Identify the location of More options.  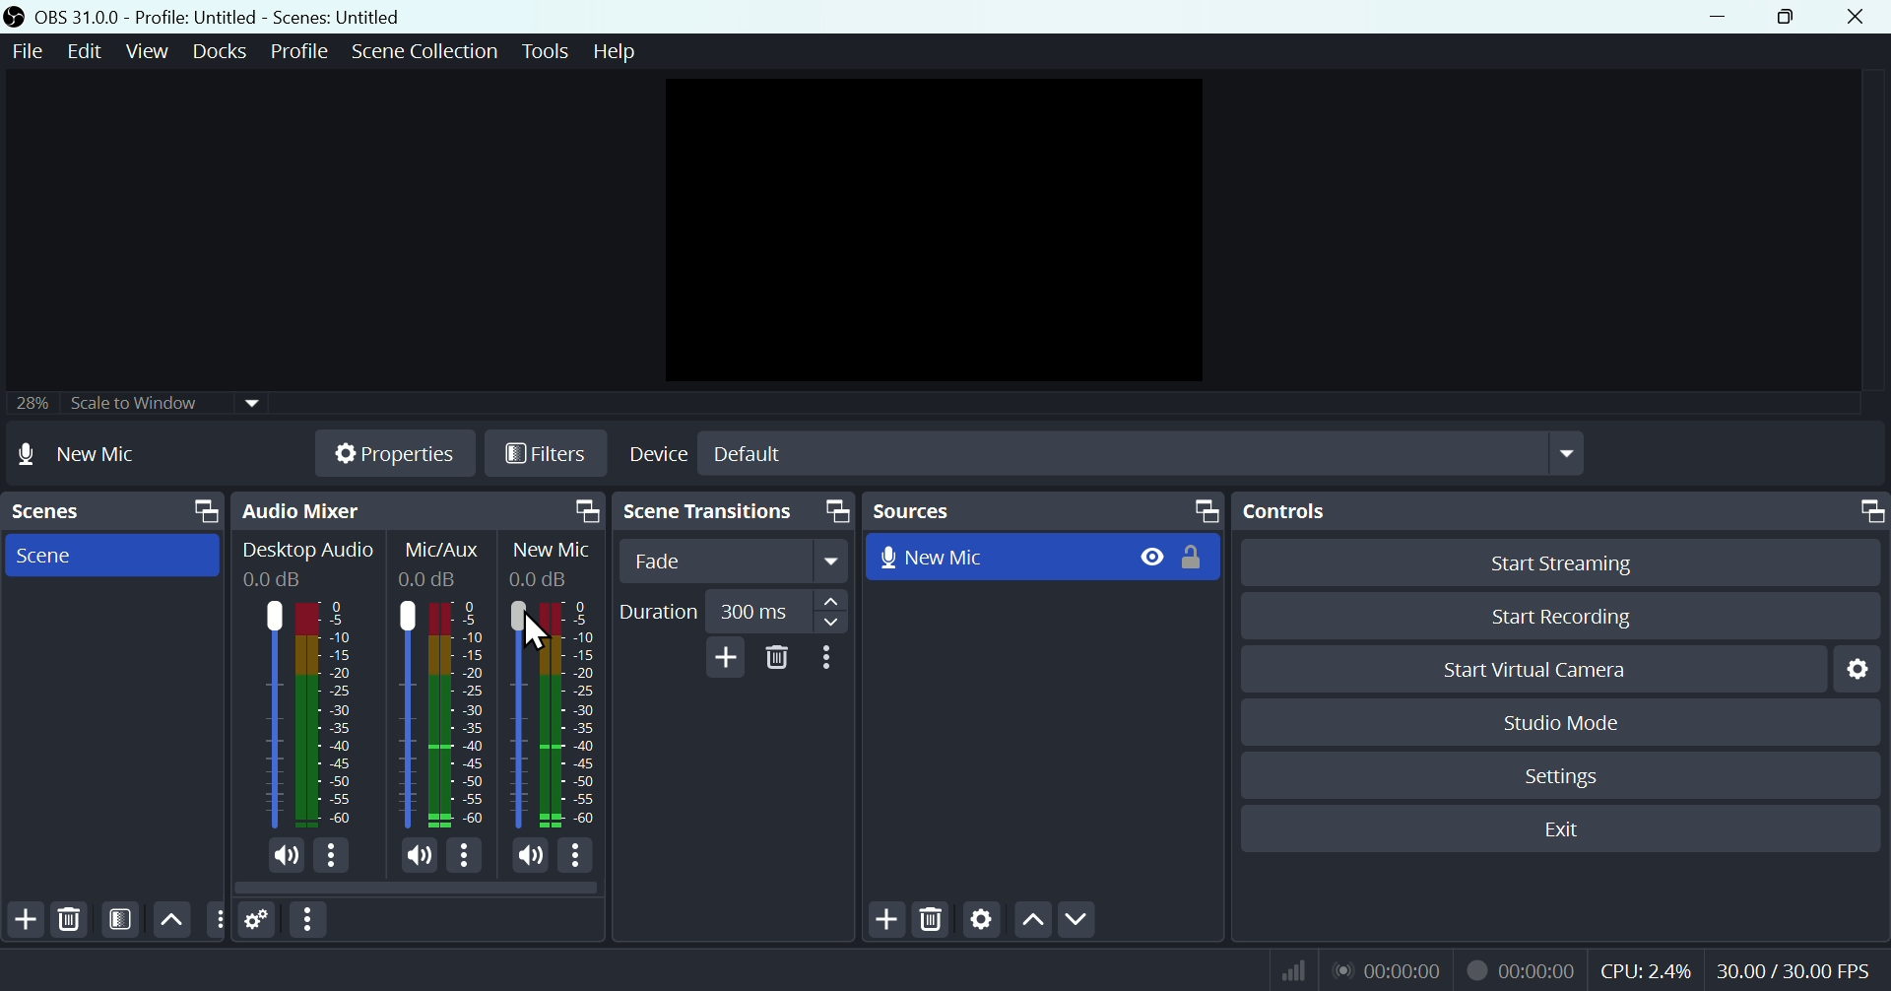
(577, 857).